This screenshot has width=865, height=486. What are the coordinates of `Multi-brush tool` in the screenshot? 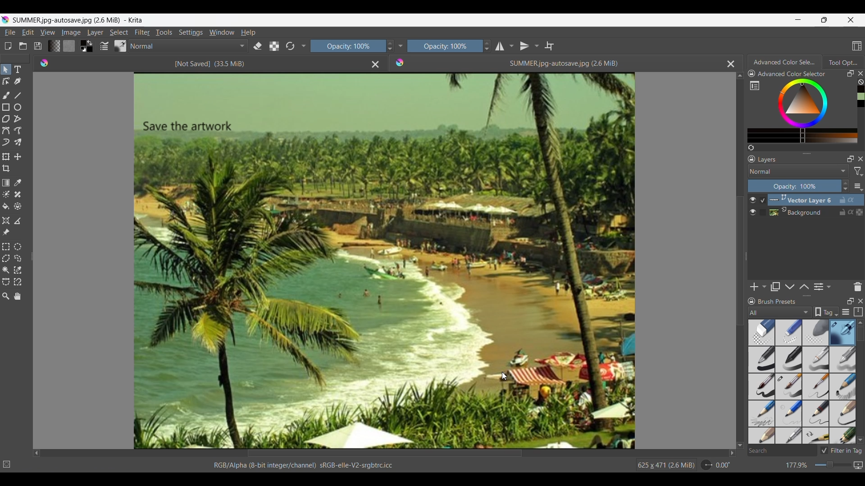 It's located at (18, 142).